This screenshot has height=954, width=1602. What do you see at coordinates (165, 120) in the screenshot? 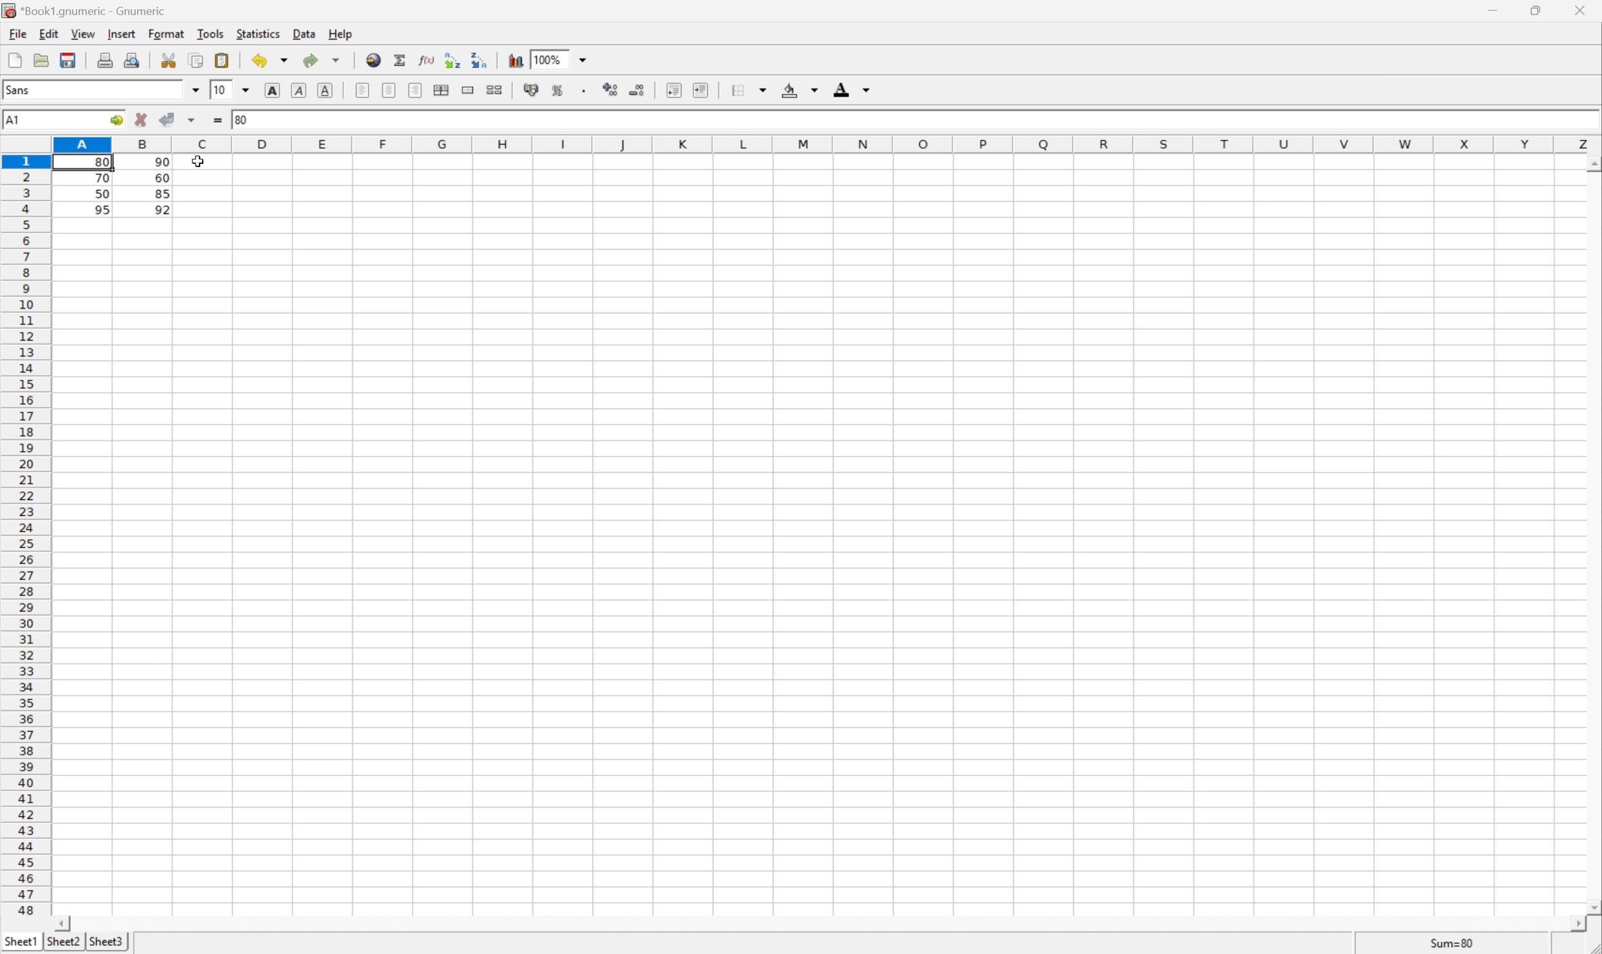
I see `Accept changes` at bounding box center [165, 120].